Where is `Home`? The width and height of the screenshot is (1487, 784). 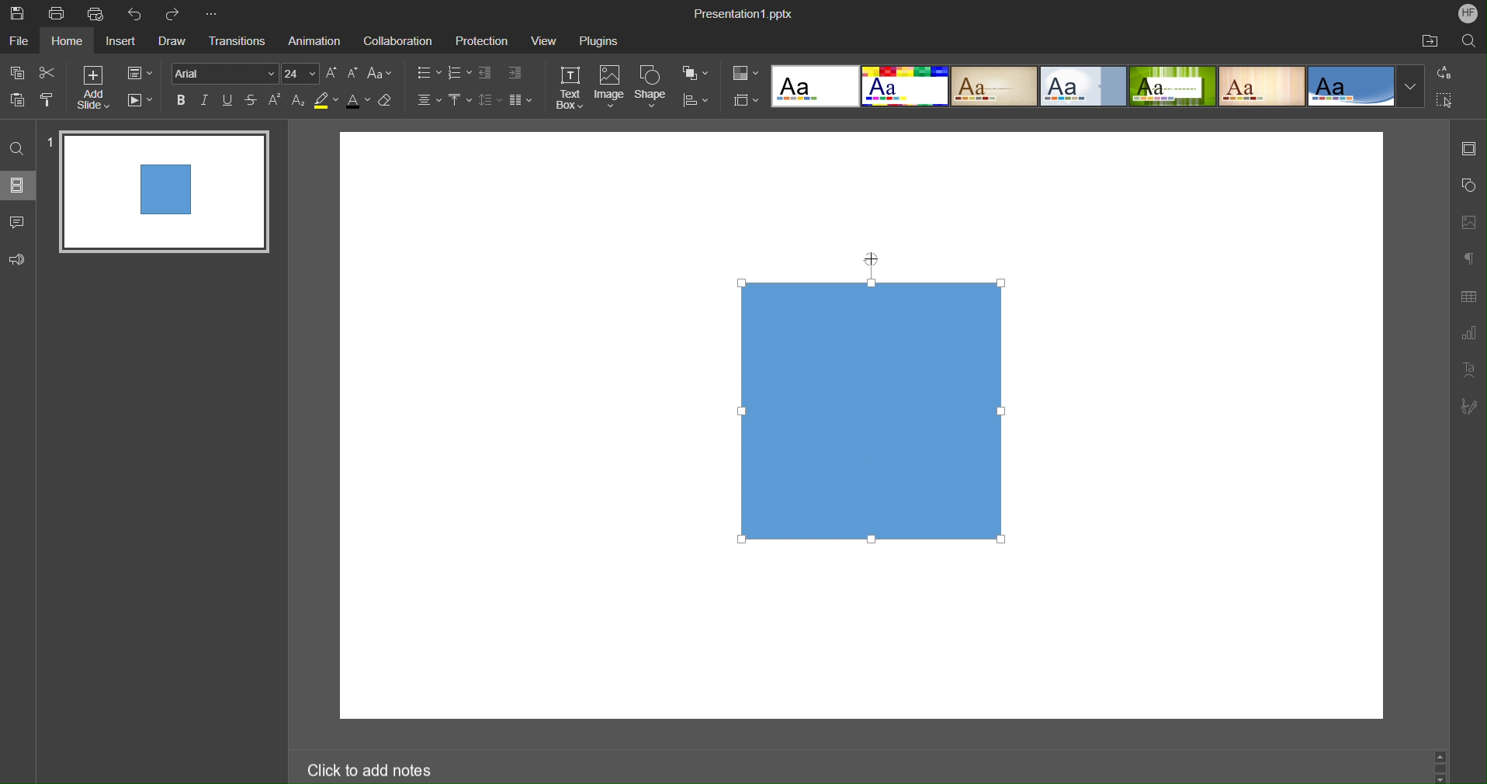 Home is located at coordinates (68, 40).